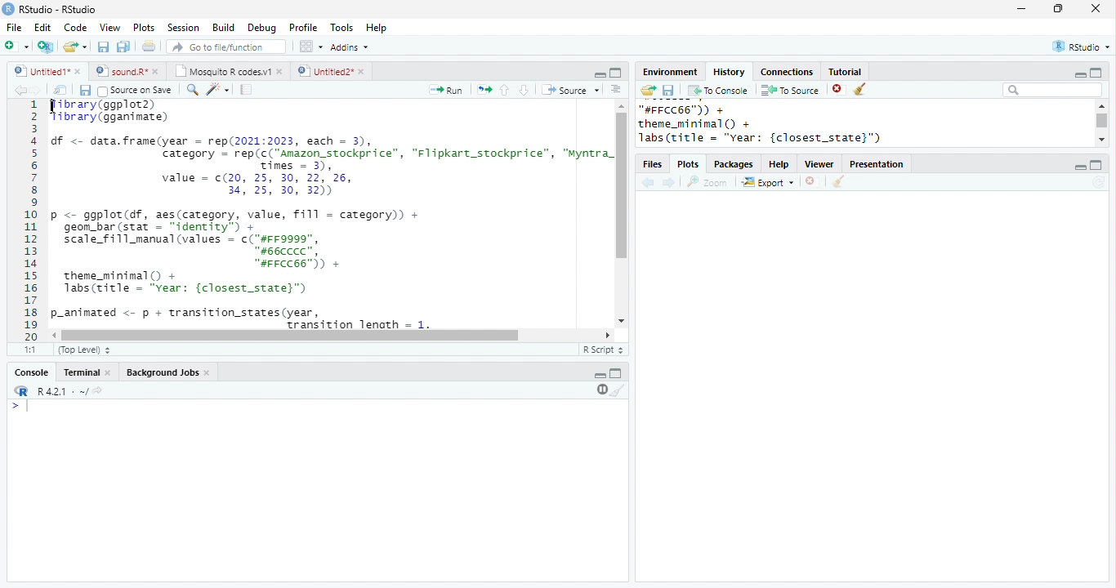 Image resolution: width=1116 pixels, height=588 pixels. What do you see at coordinates (31, 372) in the screenshot?
I see `Console` at bounding box center [31, 372].